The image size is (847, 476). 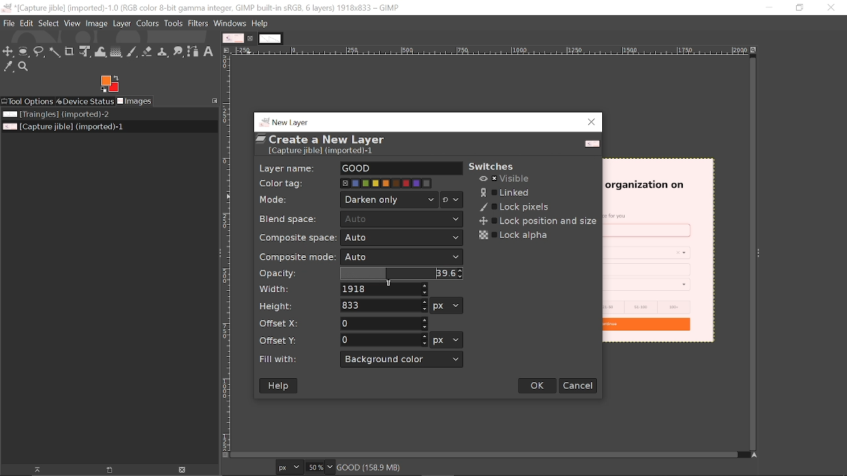 What do you see at coordinates (383, 323) in the screenshot?
I see `offset X` at bounding box center [383, 323].